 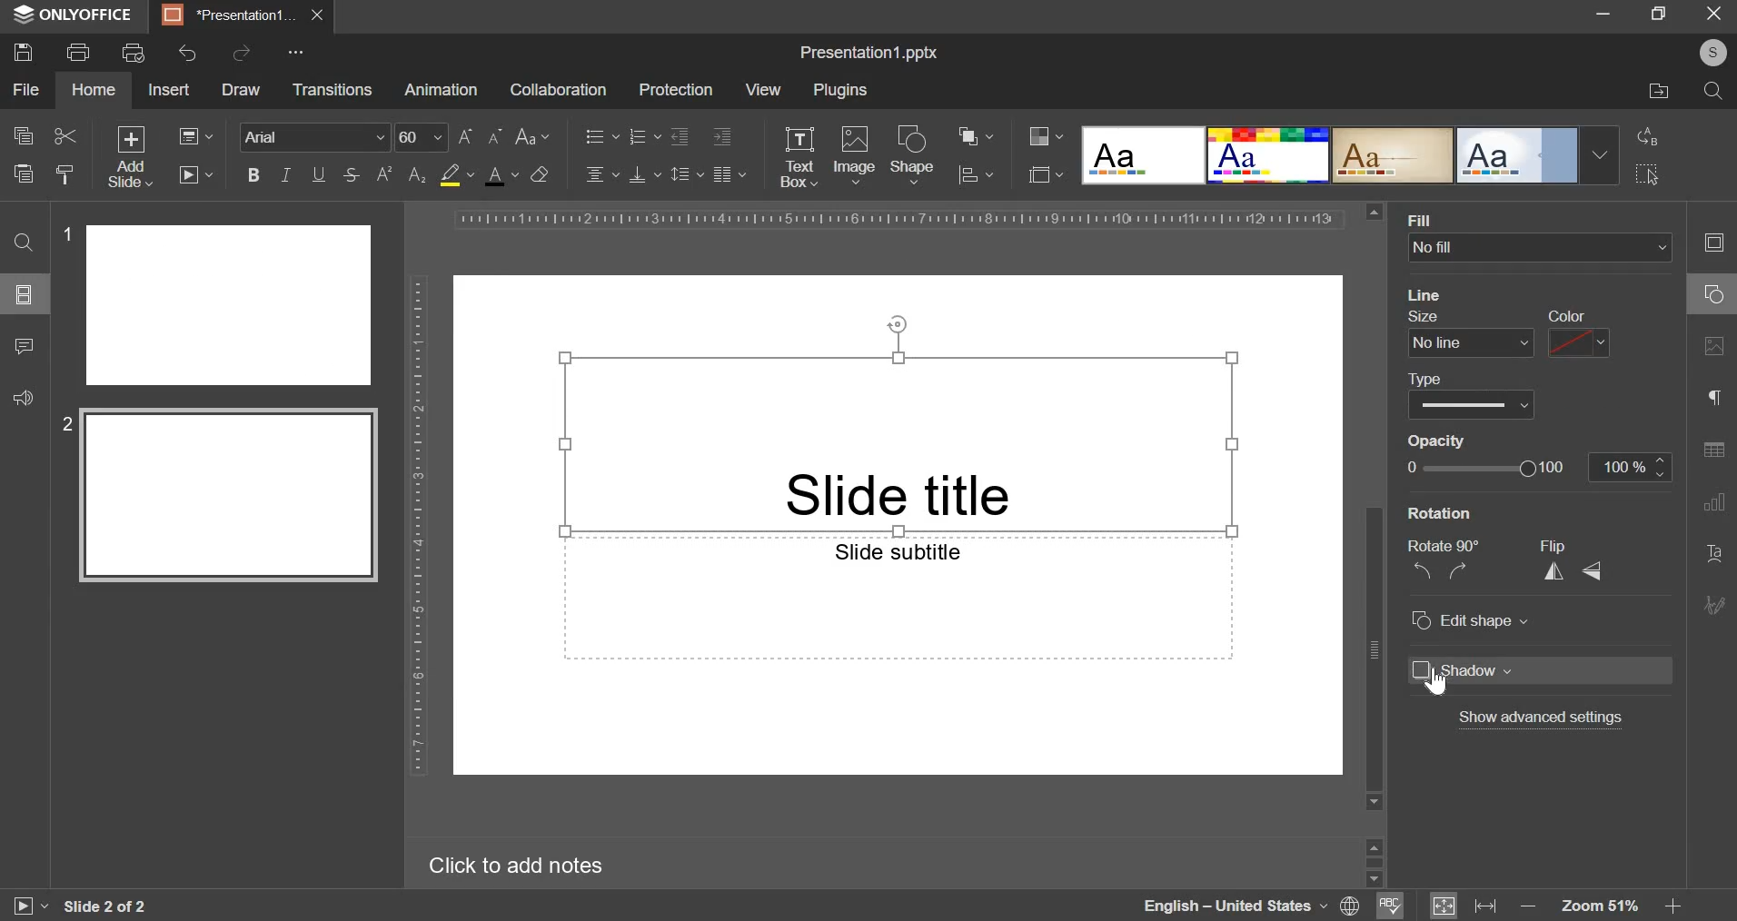 What do you see at coordinates (897, 219) in the screenshot?
I see `horizontal scale` at bounding box center [897, 219].